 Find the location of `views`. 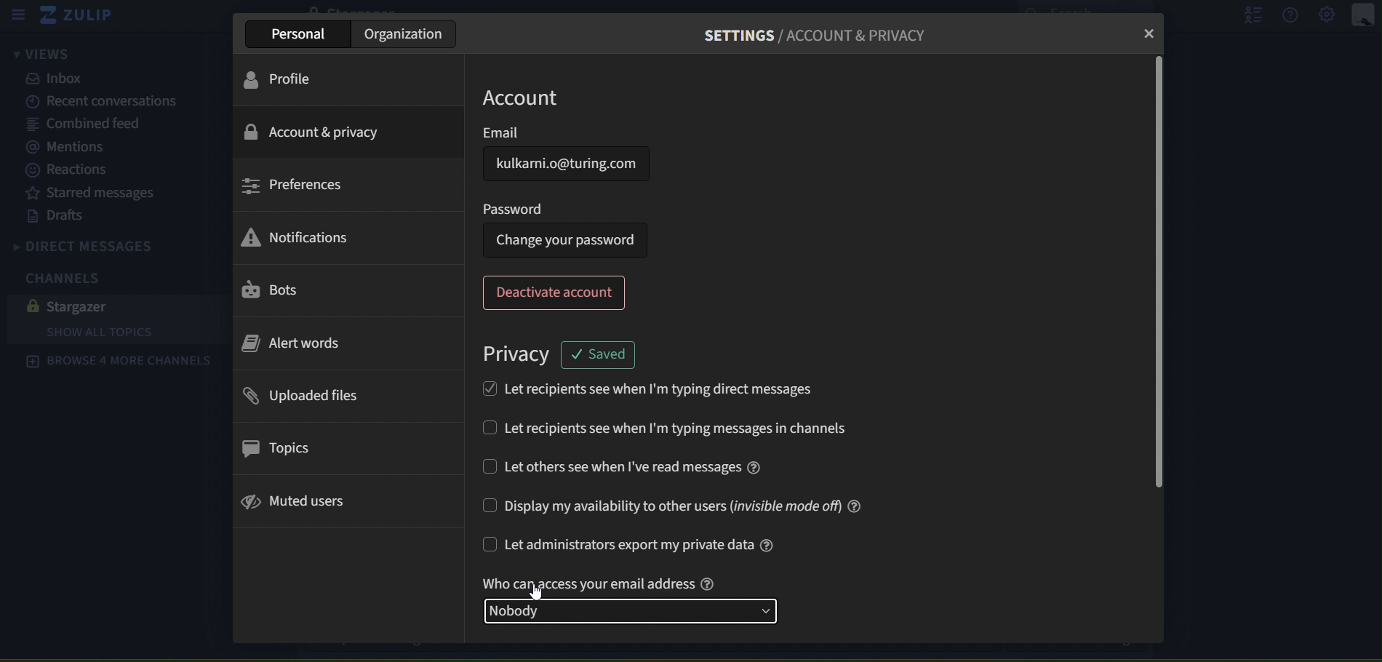

views is located at coordinates (39, 55).